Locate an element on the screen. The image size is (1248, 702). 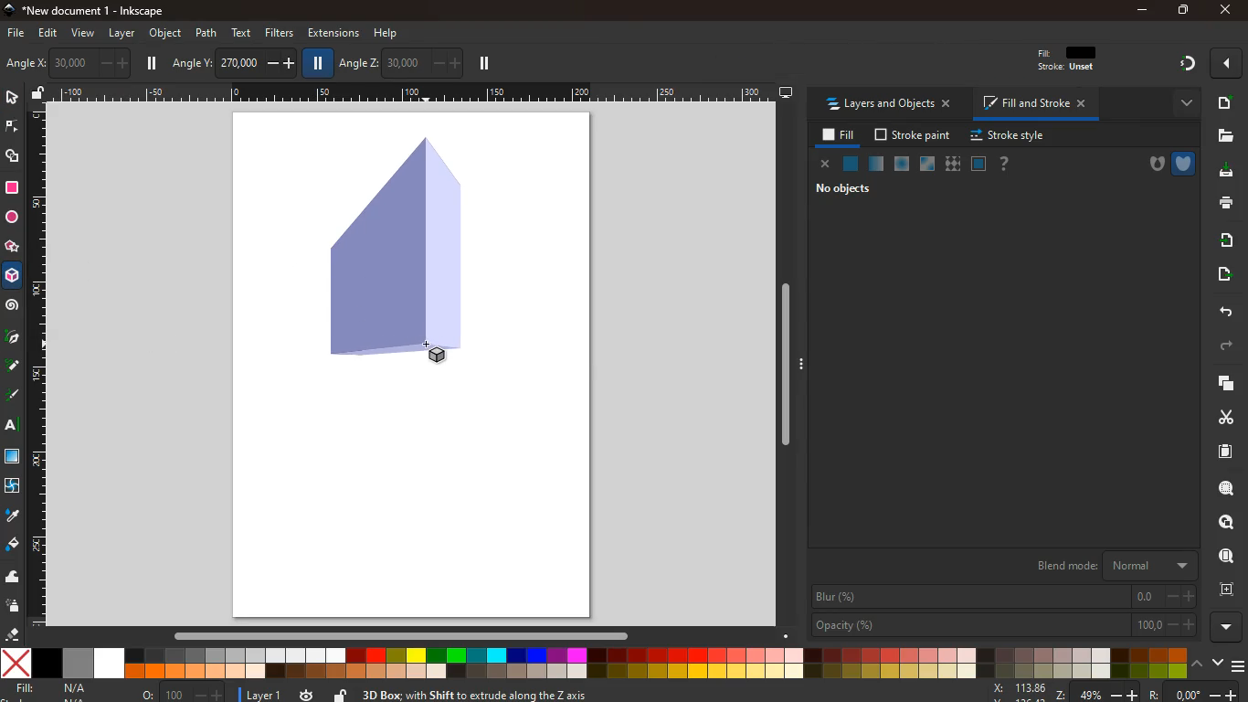
Scrollbar is located at coordinates (400, 633).